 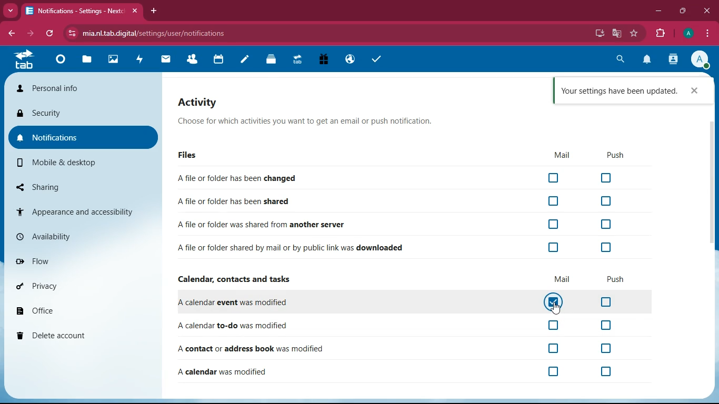 I want to click on activity, so click(x=140, y=60).